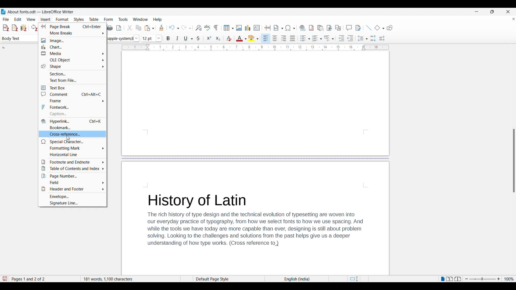  I want to click on Signature line, so click(72, 203).